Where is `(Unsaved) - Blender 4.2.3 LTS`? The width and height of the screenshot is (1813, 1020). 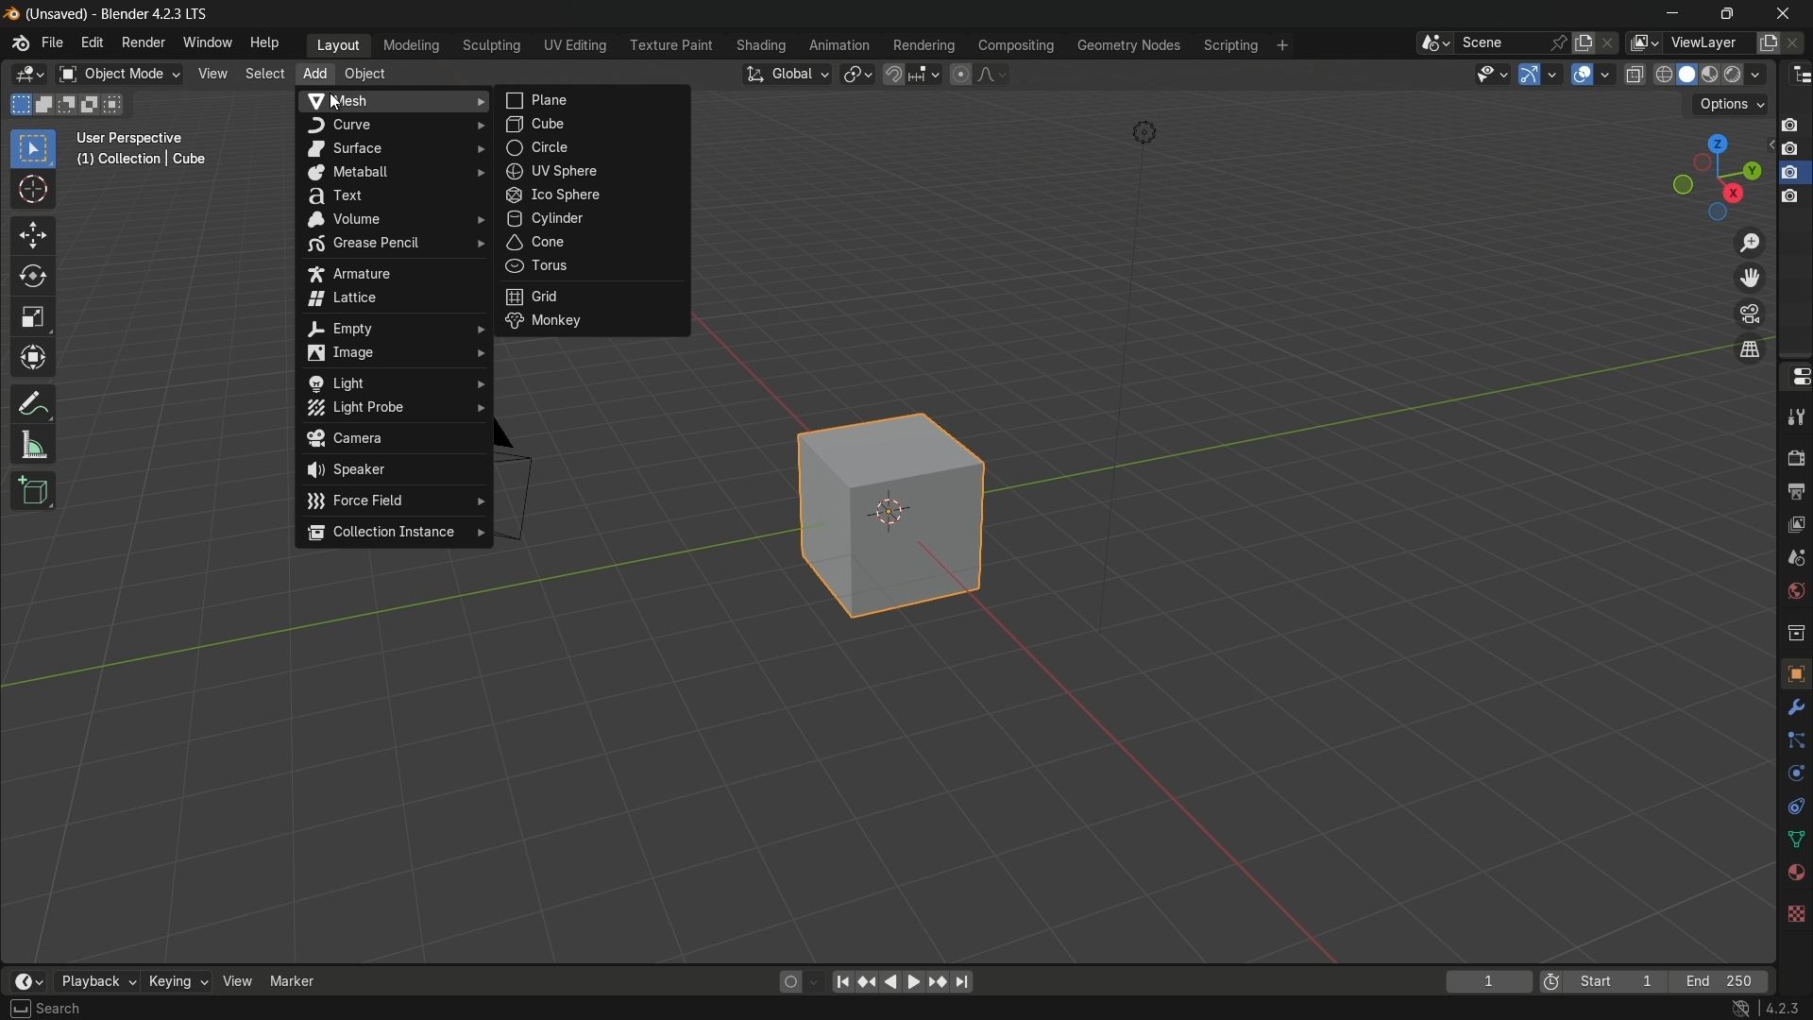 (Unsaved) - Blender 4.2.3 LTS is located at coordinates (121, 15).